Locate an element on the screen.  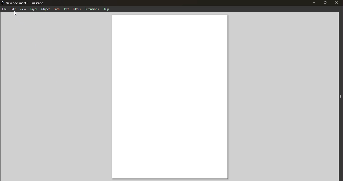
Maximize is located at coordinates (325, 3).